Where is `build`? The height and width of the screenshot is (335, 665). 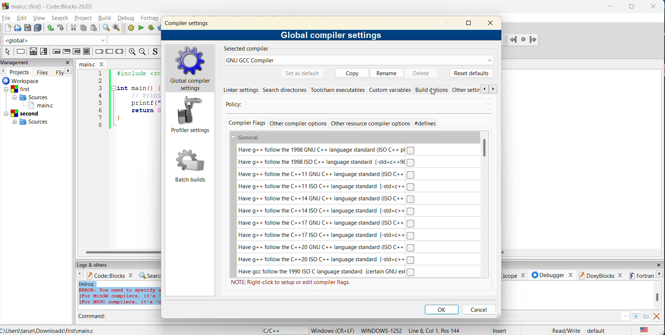 build is located at coordinates (105, 19).